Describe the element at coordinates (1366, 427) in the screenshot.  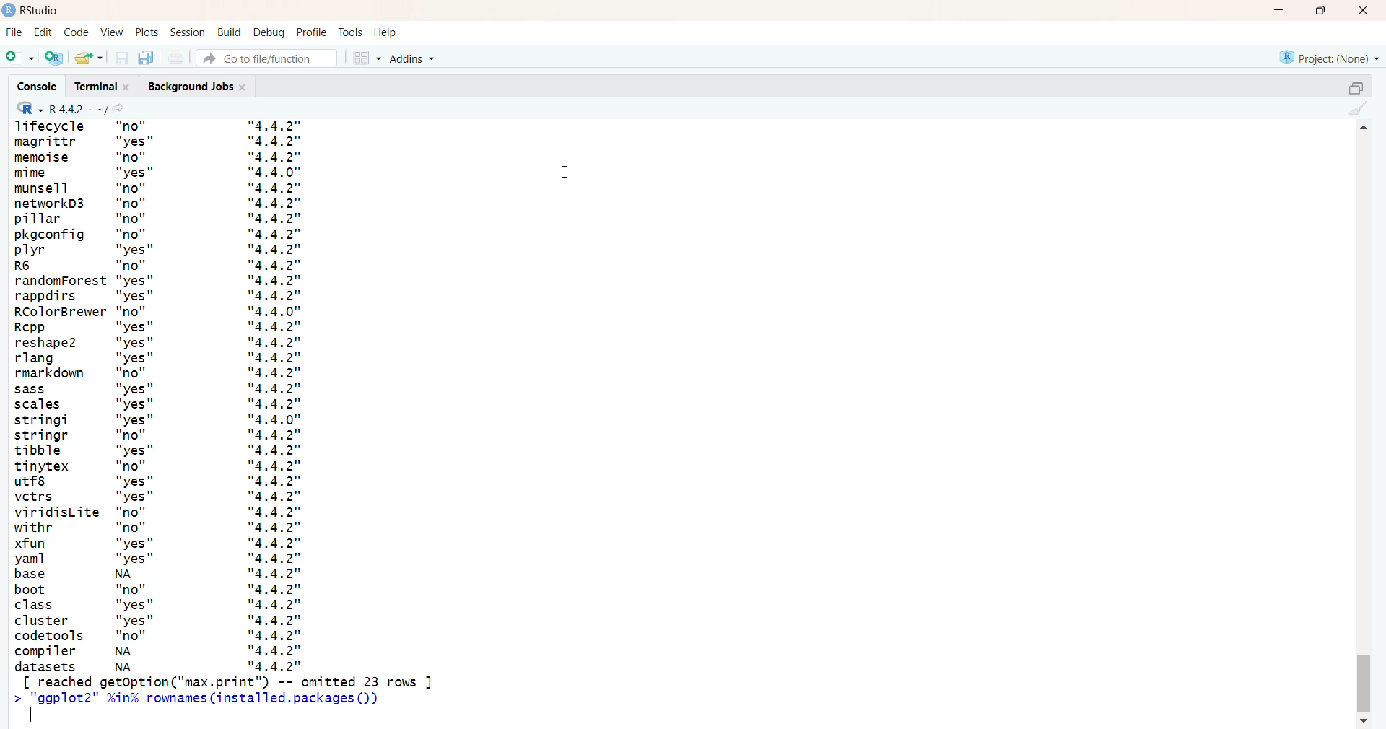
I see `scrollbar` at that location.